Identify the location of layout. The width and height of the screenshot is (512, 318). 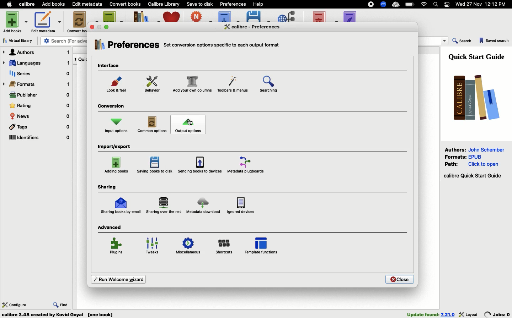
(469, 314).